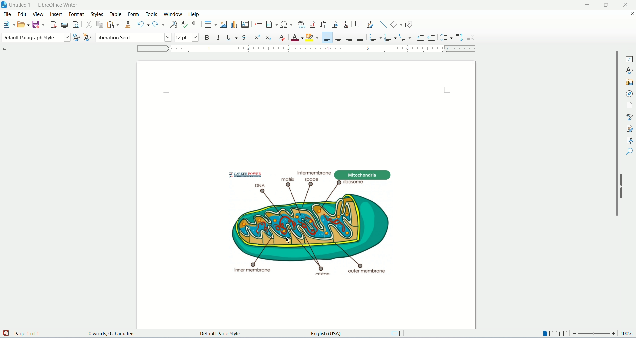 This screenshot has width=636, height=338. Describe the element at coordinates (286, 24) in the screenshot. I see `insert symbol` at that location.